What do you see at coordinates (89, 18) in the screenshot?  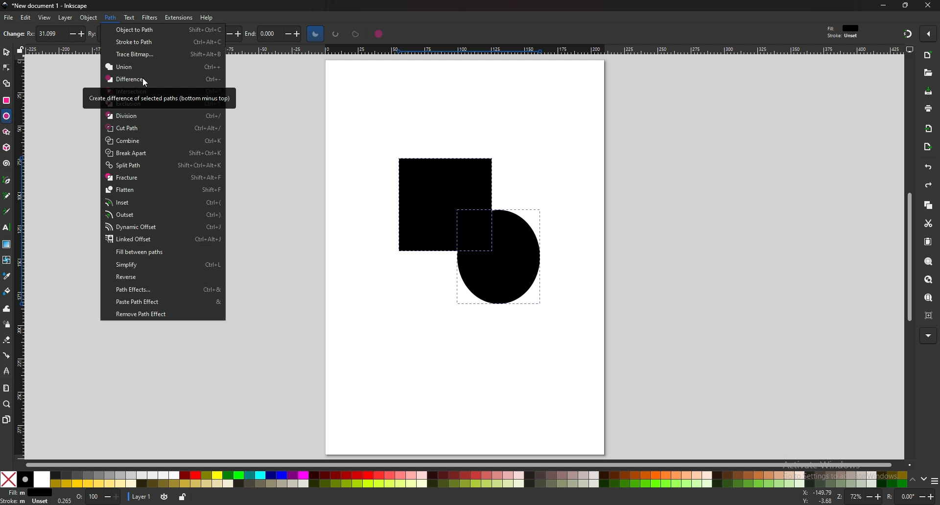 I see `object` at bounding box center [89, 18].